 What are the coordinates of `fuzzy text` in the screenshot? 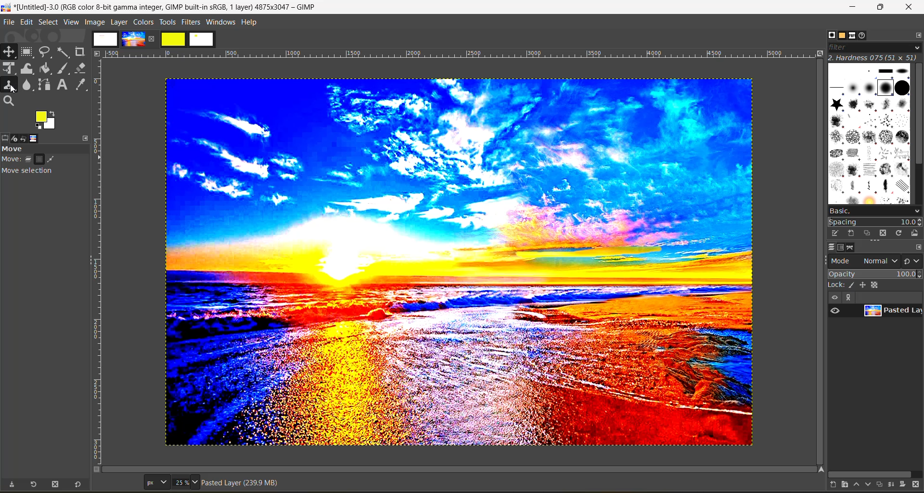 It's located at (64, 52).